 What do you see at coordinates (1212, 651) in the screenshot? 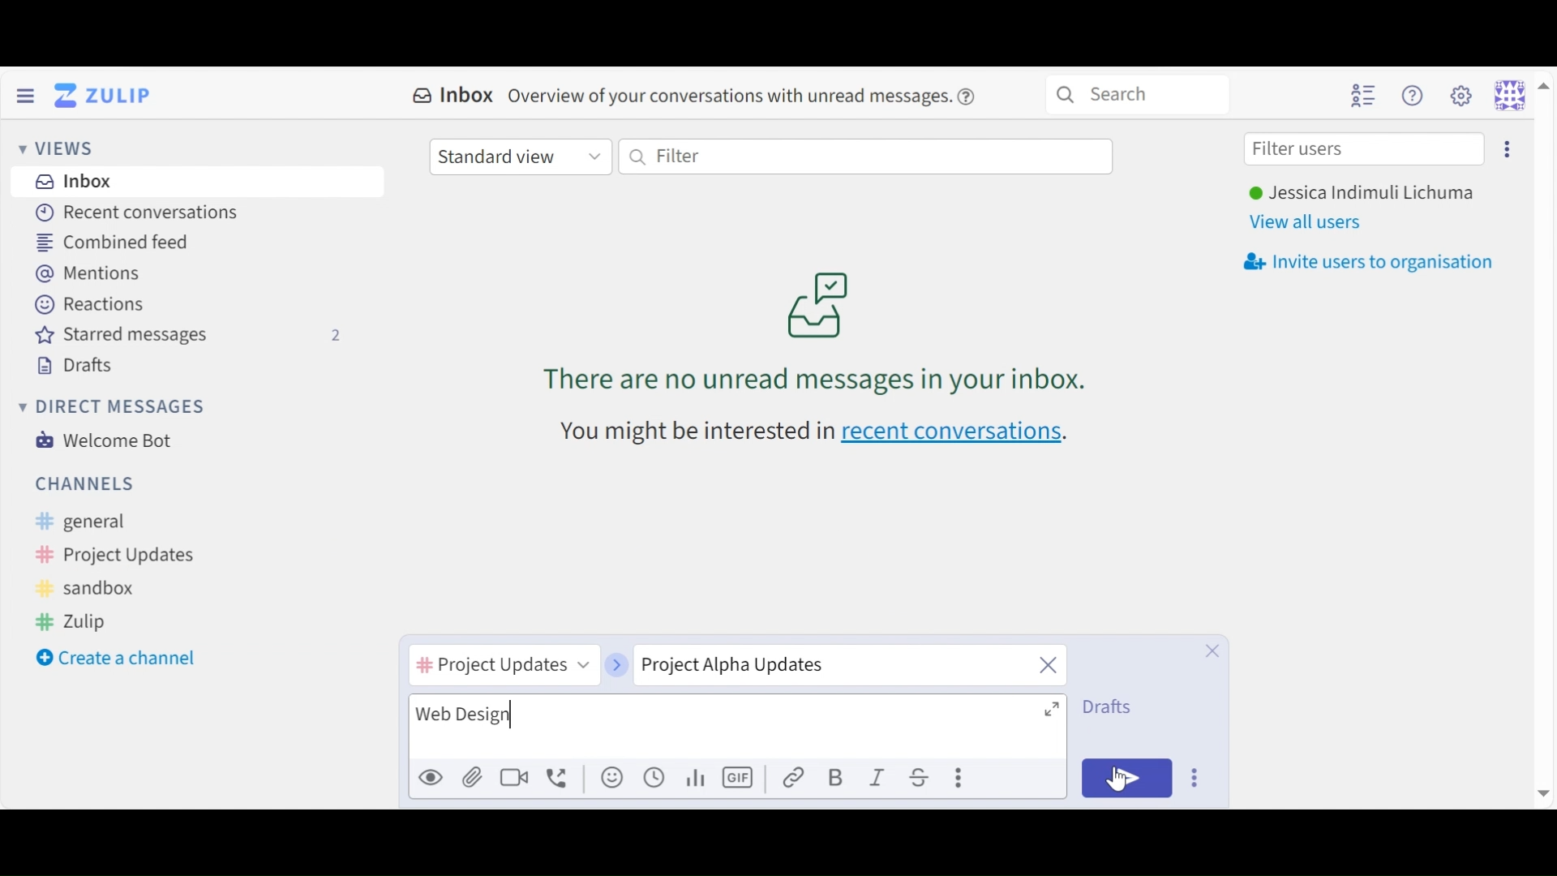
I see `Close` at bounding box center [1212, 651].